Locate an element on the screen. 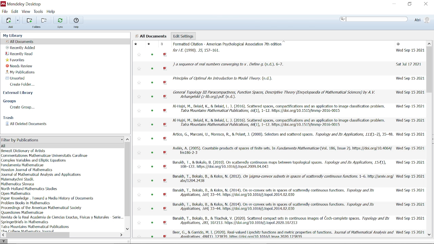 The height and width of the screenshot is (244, 434). author is located at coordinates (48, 199).